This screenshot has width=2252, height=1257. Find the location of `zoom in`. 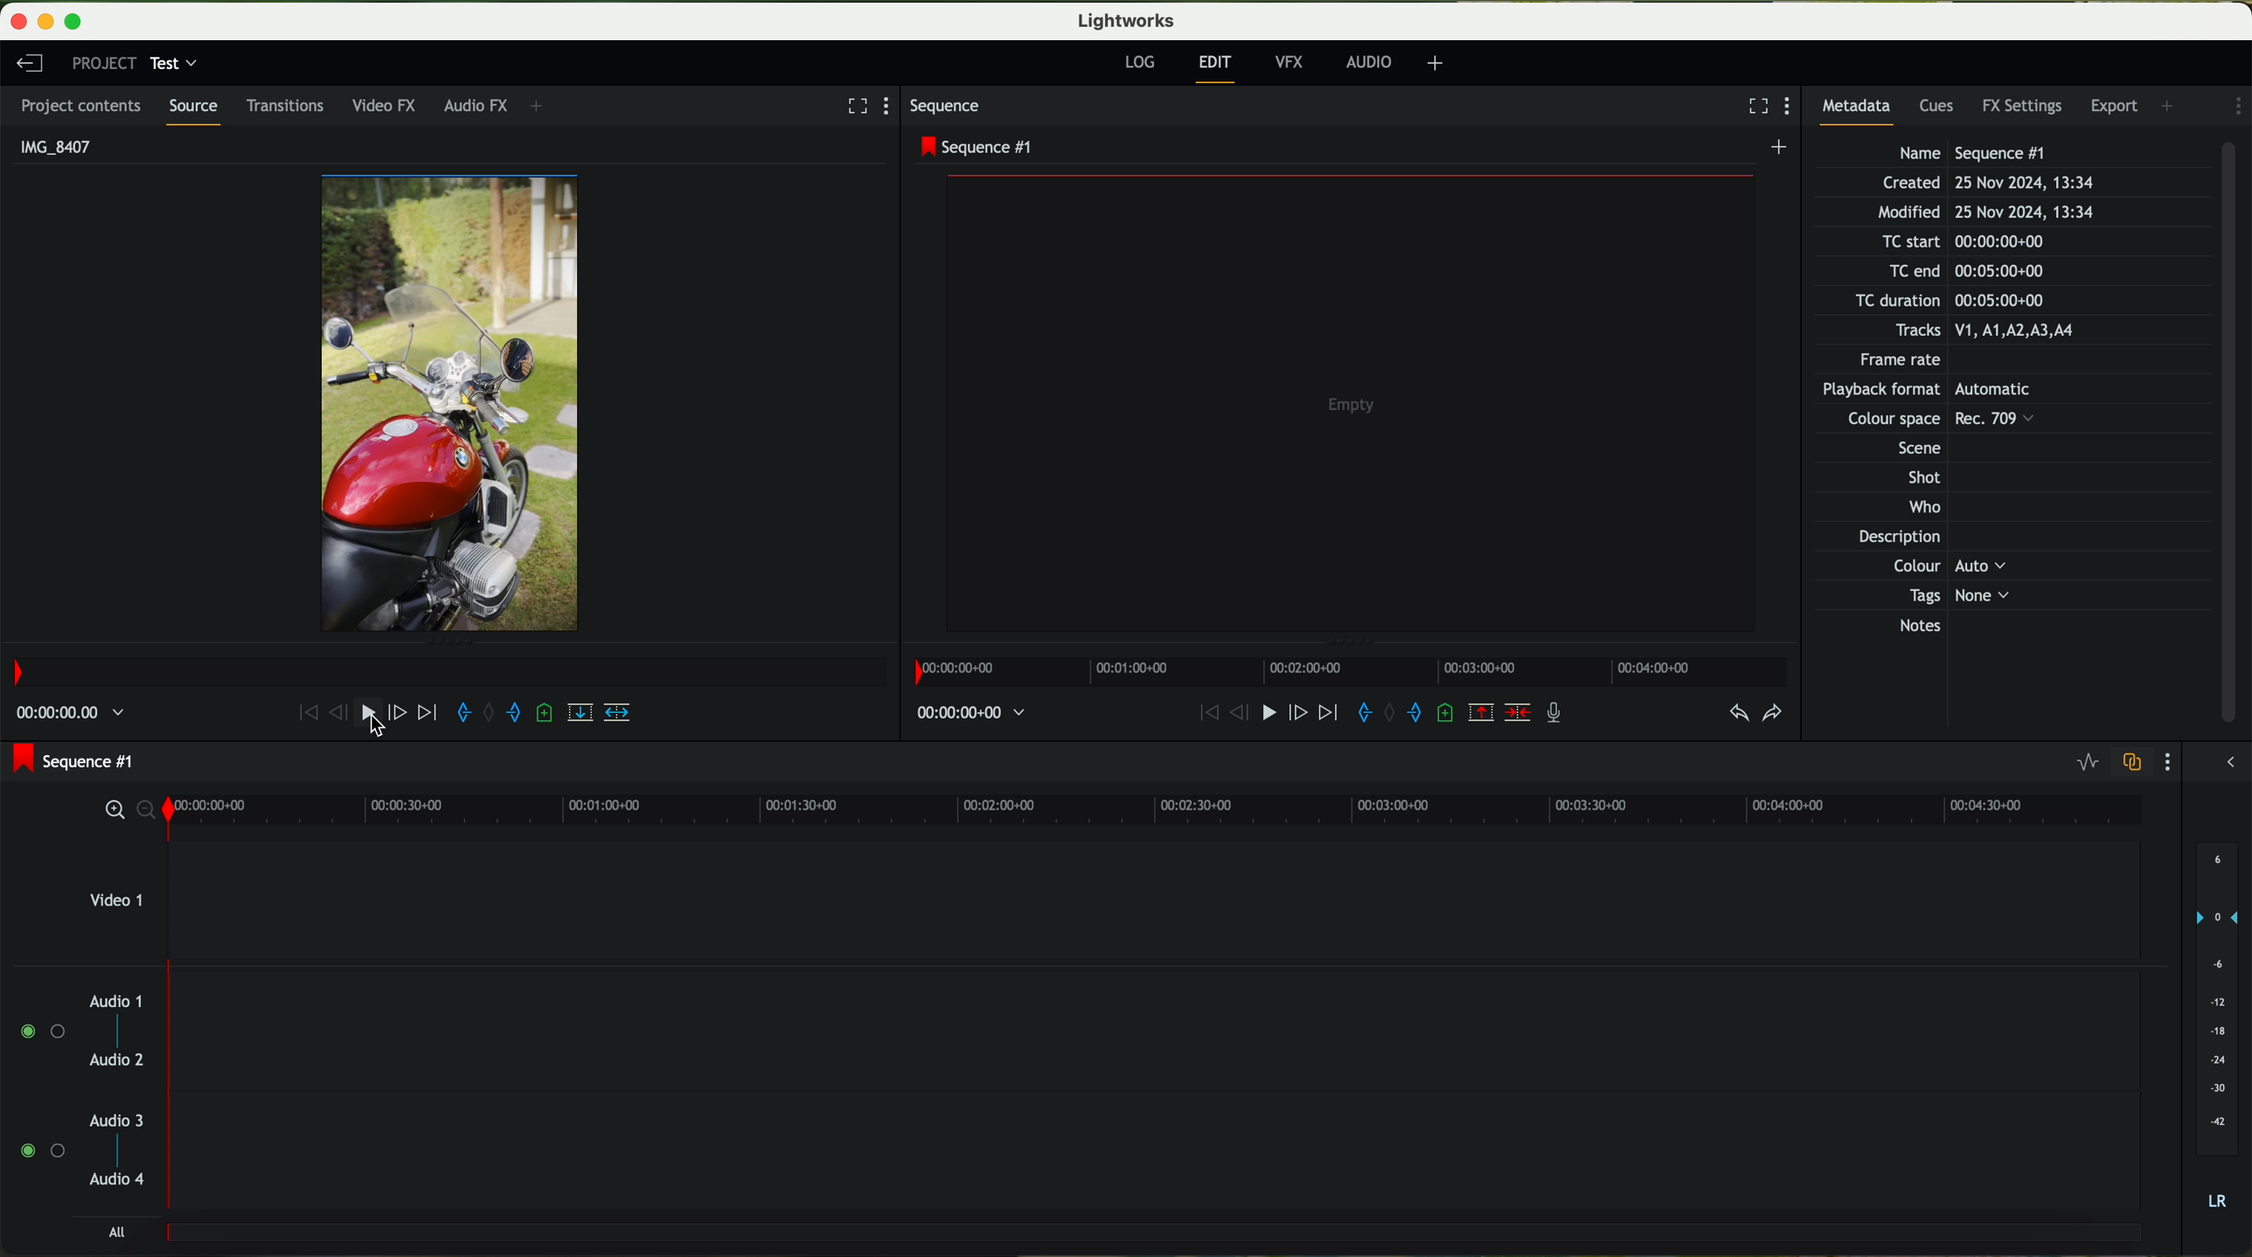

zoom in is located at coordinates (107, 811).